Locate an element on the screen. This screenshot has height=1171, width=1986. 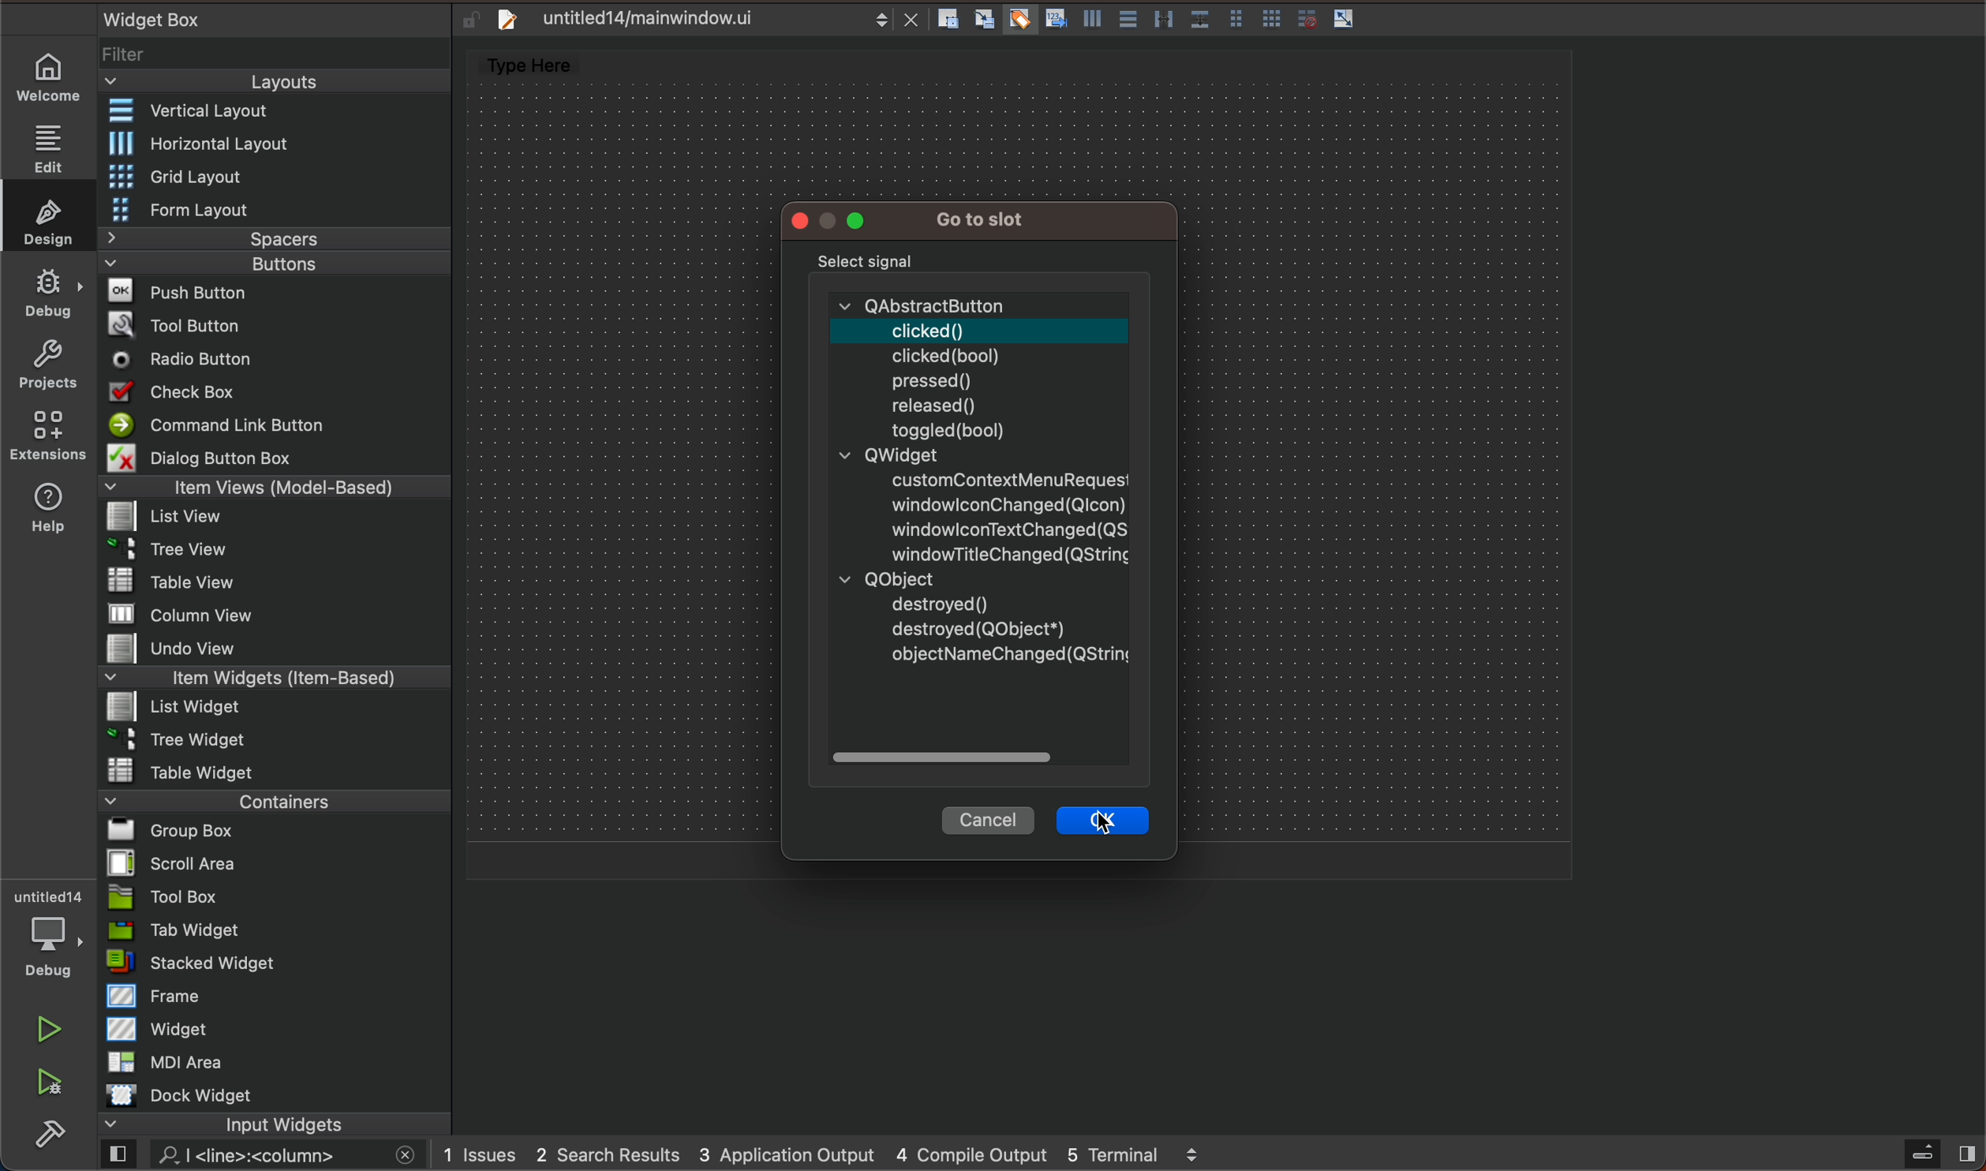
tool box is located at coordinates (279, 897).